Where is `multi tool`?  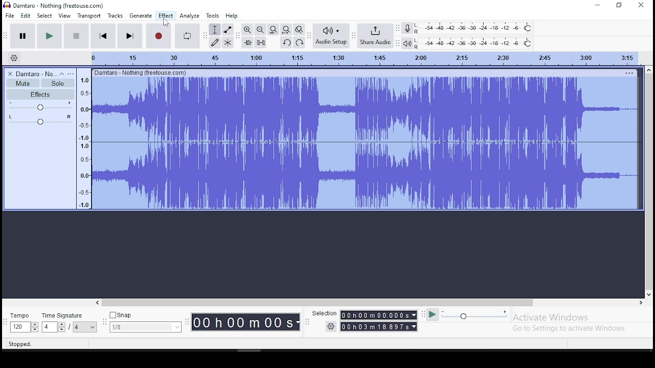 multi tool is located at coordinates (229, 42).